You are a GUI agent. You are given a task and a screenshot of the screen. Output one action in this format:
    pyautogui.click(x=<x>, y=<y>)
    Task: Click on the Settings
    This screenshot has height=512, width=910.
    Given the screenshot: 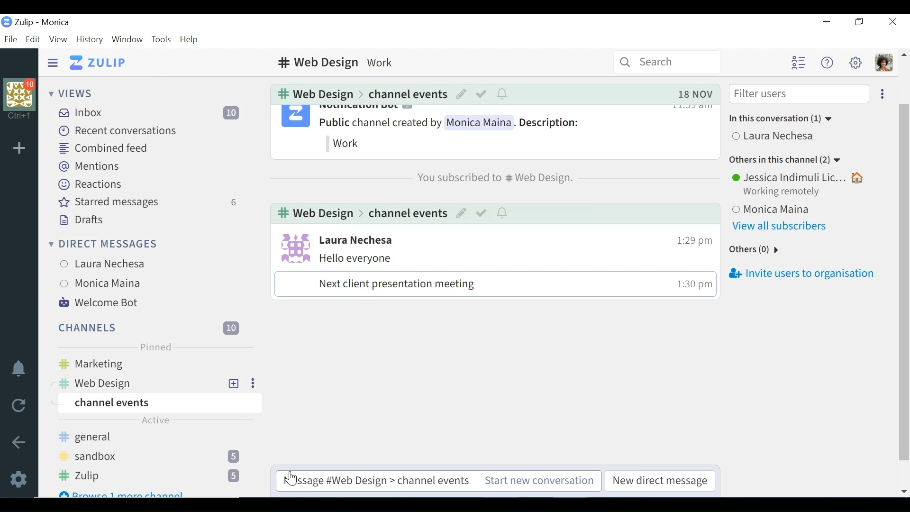 What is the action you would take?
    pyautogui.click(x=20, y=478)
    